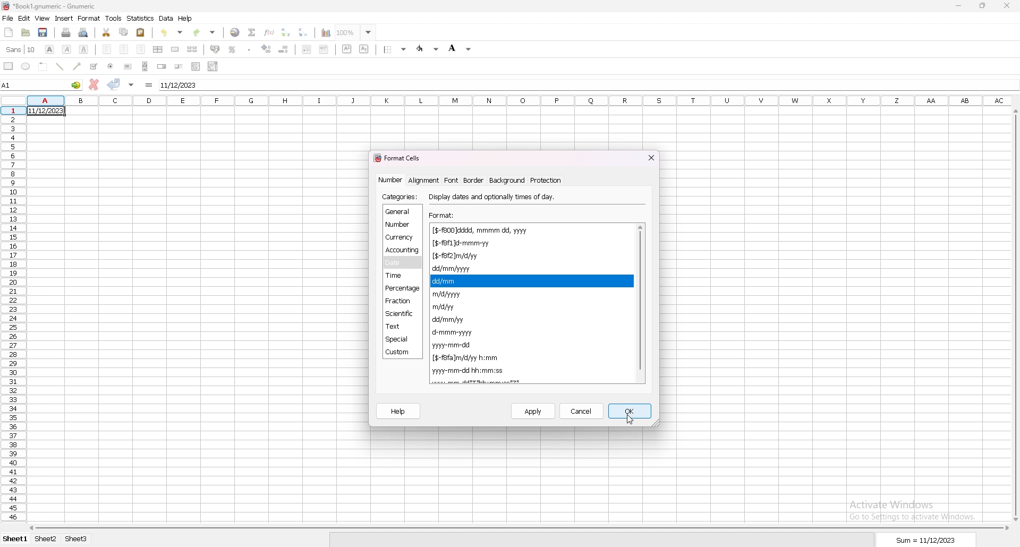 This screenshot has width=1020, height=547. What do you see at coordinates (124, 49) in the screenshot?
I see `centre` at bounding box center [124, 49].